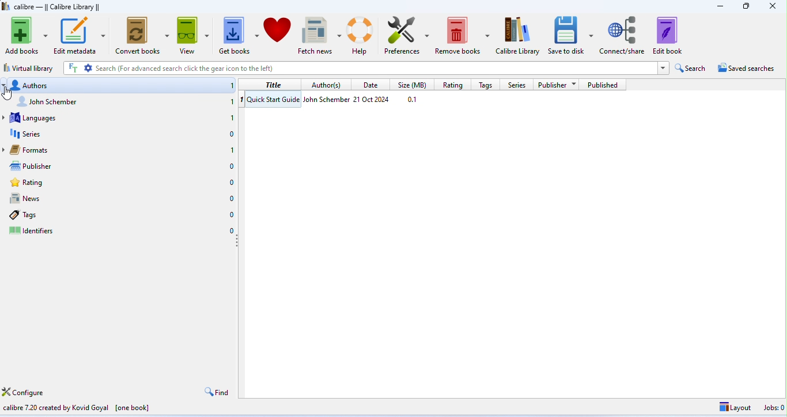 The width and height of the screenshot is (787, 417). What do you see at coordinates (328, 85) in the screenshot?
I see `author(s)` at bounding box center [328, 85].